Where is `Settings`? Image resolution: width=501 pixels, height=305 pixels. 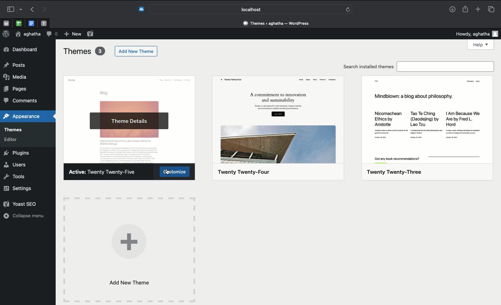
Settings is located at coordinates (17, 188).